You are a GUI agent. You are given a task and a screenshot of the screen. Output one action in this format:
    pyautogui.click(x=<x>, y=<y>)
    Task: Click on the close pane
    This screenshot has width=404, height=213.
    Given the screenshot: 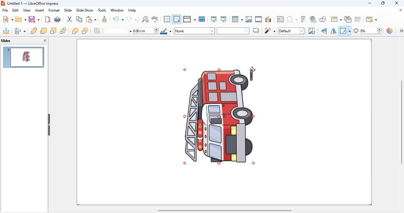 What is the action you would take?
    pyautogui.click(x=45, y=41)
    